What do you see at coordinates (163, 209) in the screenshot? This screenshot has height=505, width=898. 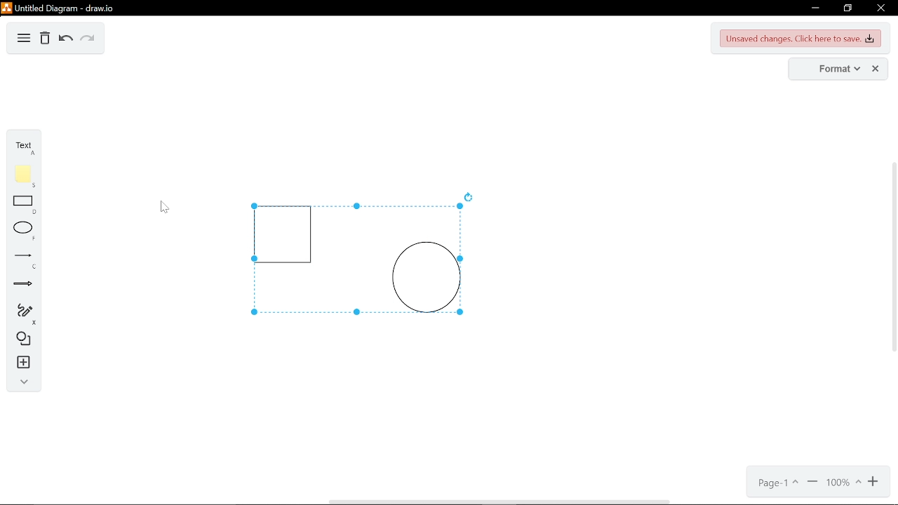 I see `Cursor` at bounding box center [163, 209].